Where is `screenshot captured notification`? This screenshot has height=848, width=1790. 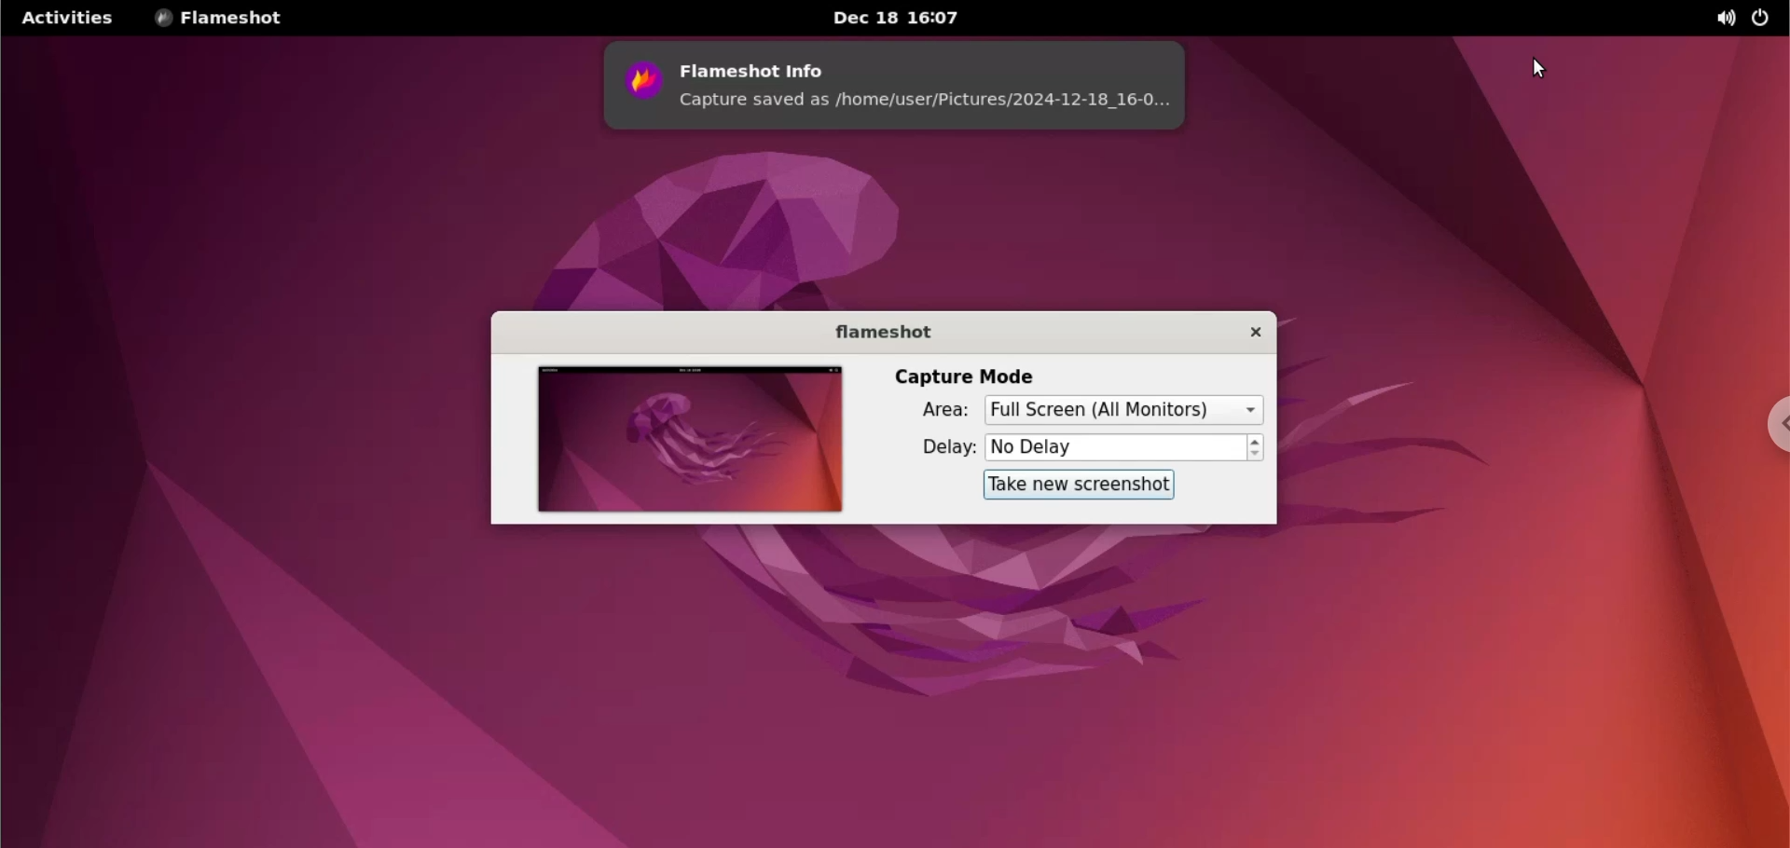
screenshot captured notification is located at coordinates (897, 86).